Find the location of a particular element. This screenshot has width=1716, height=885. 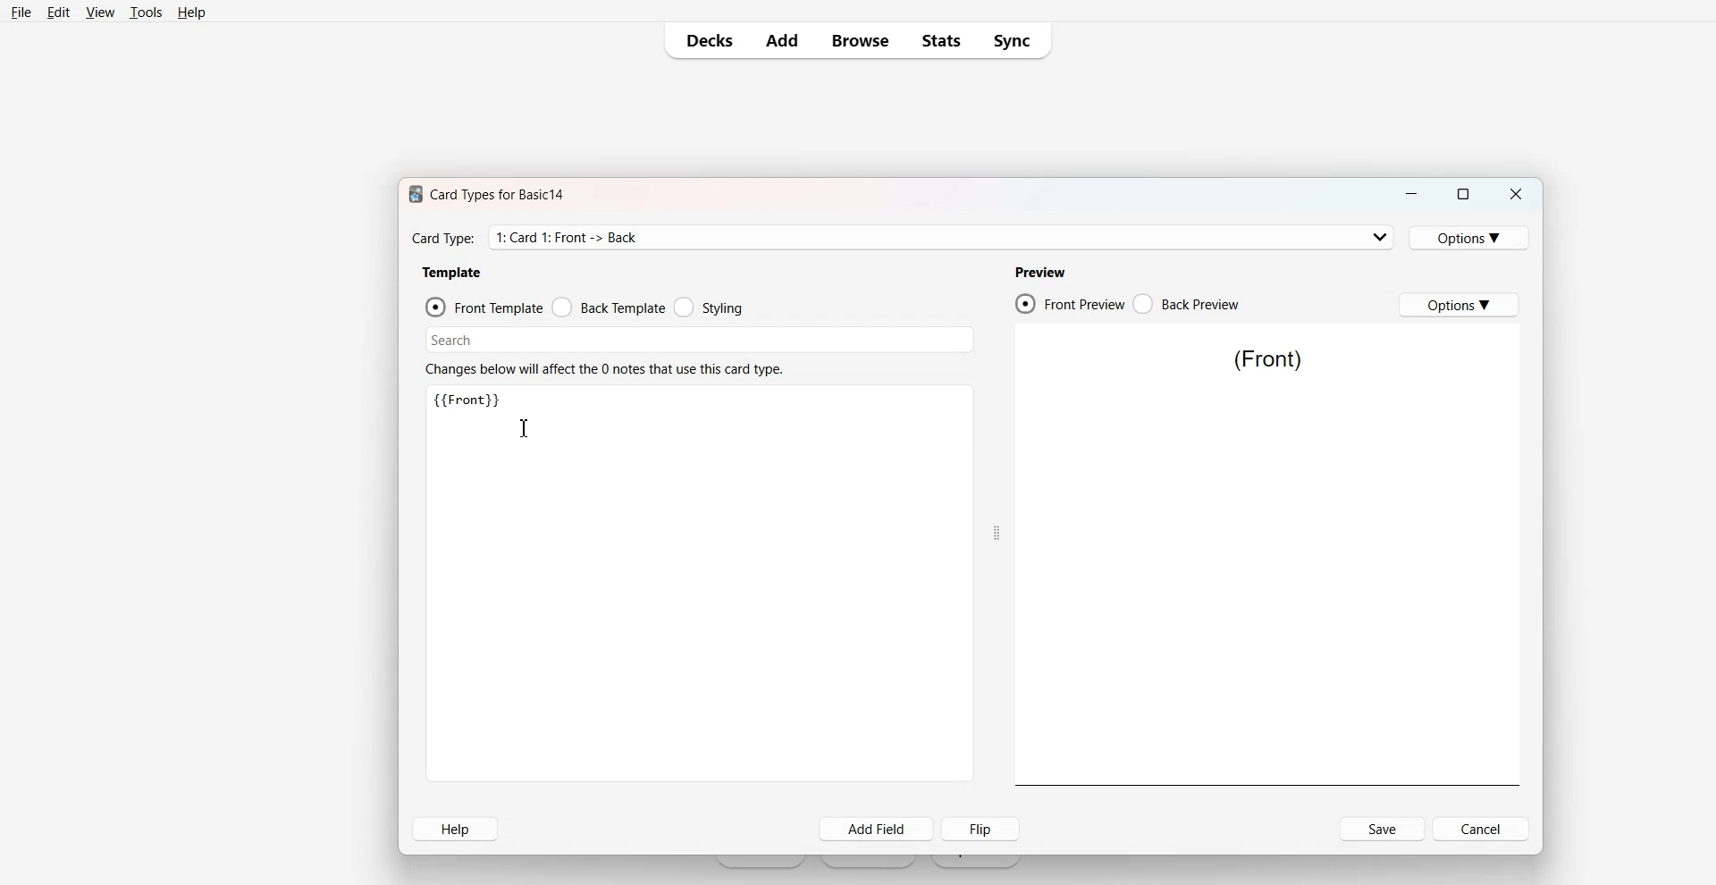

Help is located at coordinates (191, 13).